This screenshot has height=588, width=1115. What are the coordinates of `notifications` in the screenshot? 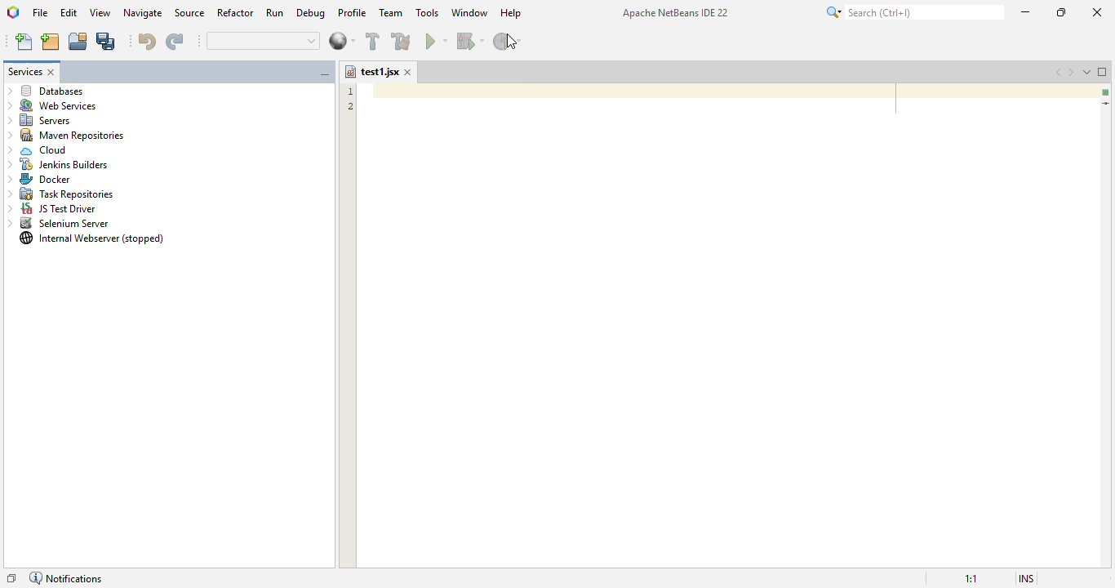 It's located at (68, 577).